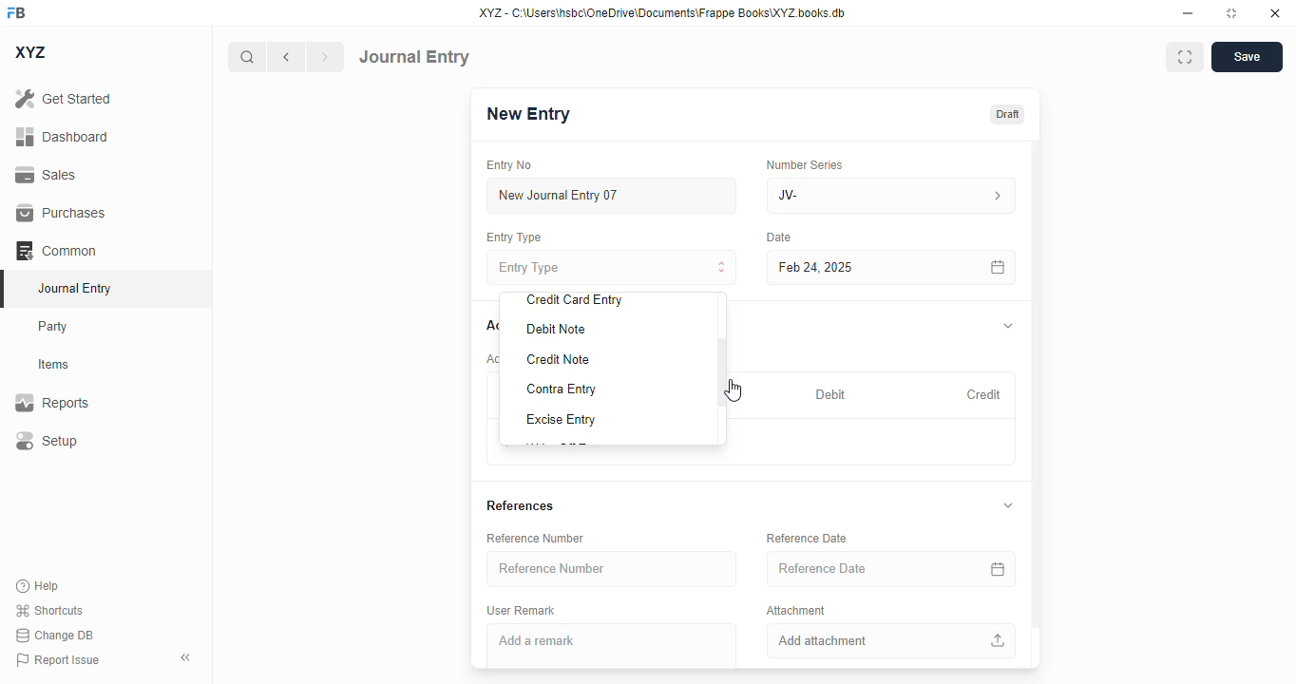 Image resolution: width=1296 pixels, height=684 pixels. I want to click on setup, so click(47, 440).